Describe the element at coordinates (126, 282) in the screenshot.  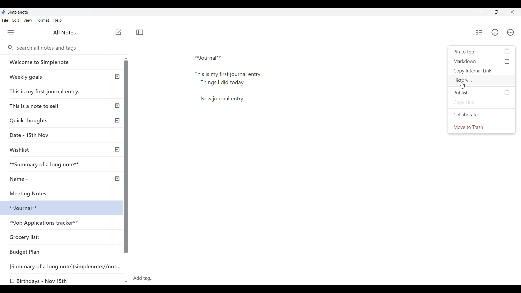
I see `Quick slide to bottom` at that location.